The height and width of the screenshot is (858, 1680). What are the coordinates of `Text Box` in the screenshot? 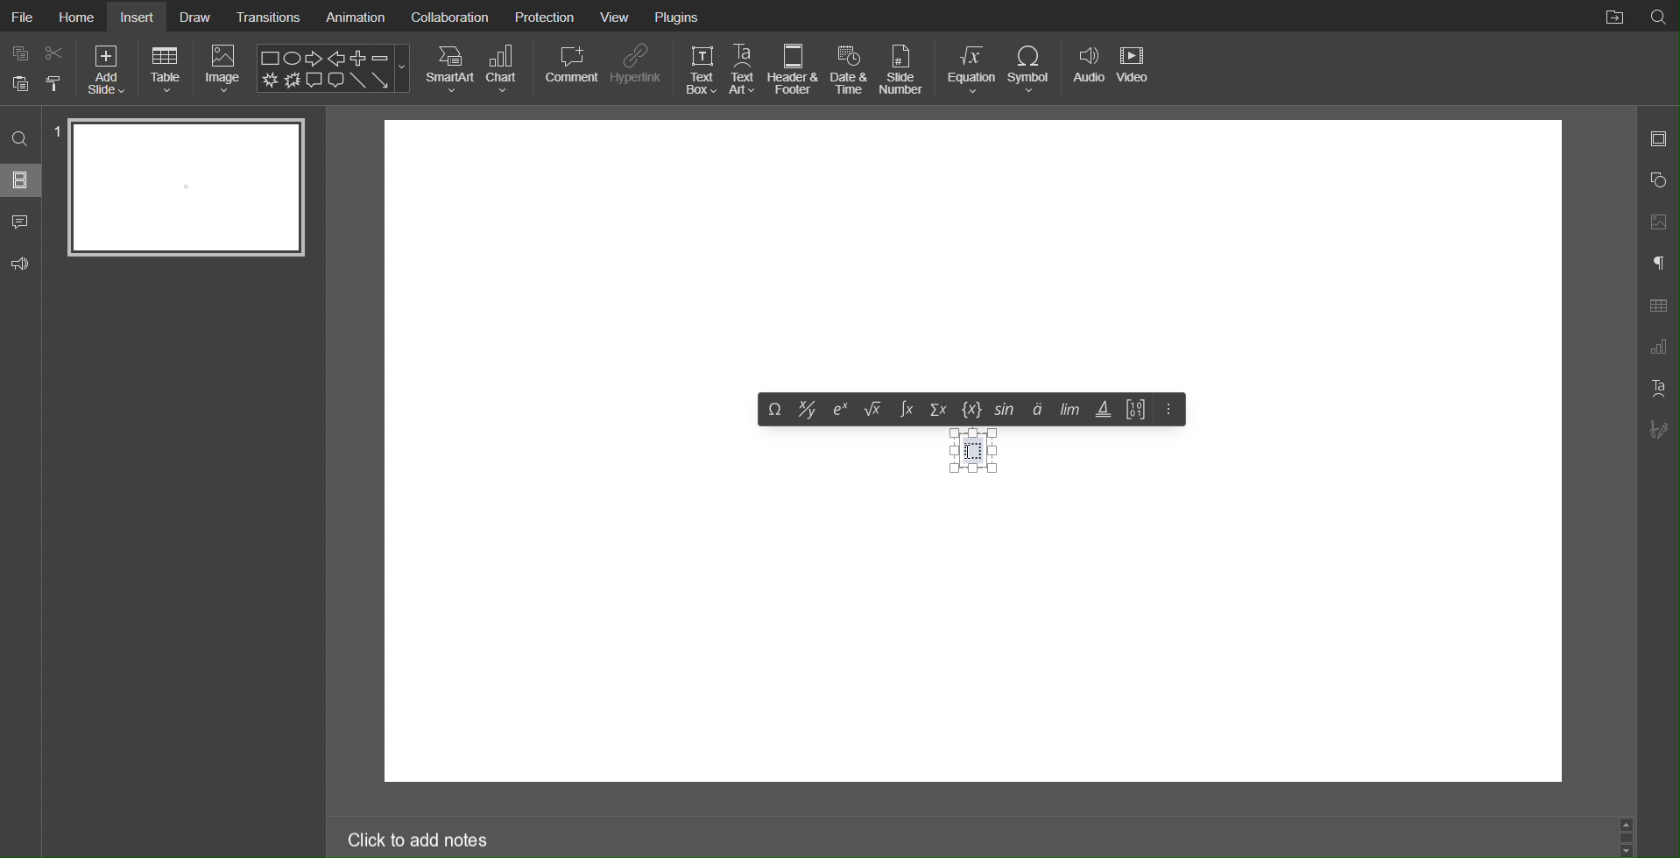 It's located at (975, 450).